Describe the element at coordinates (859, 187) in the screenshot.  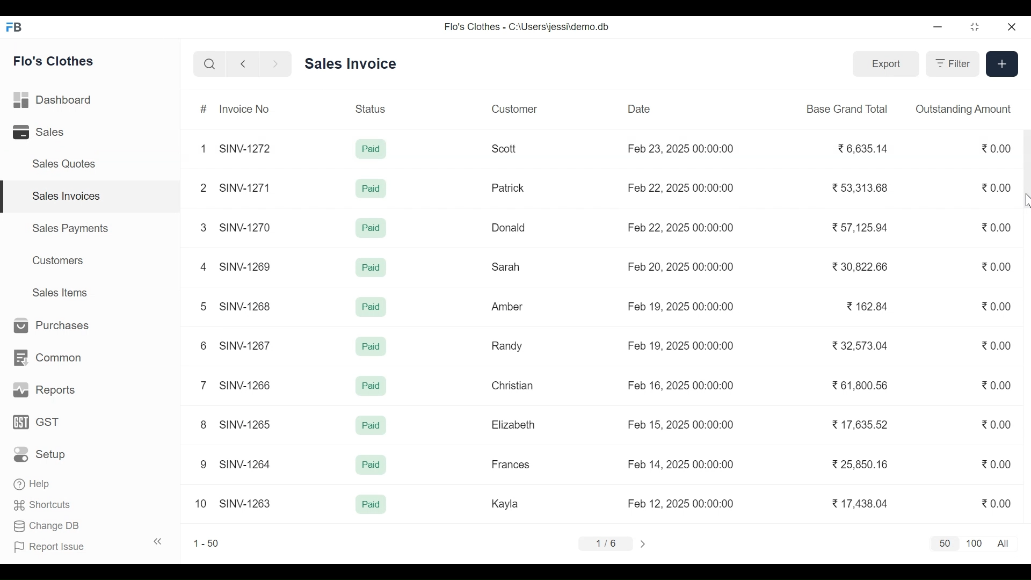
I see `53,313.68` at that location.